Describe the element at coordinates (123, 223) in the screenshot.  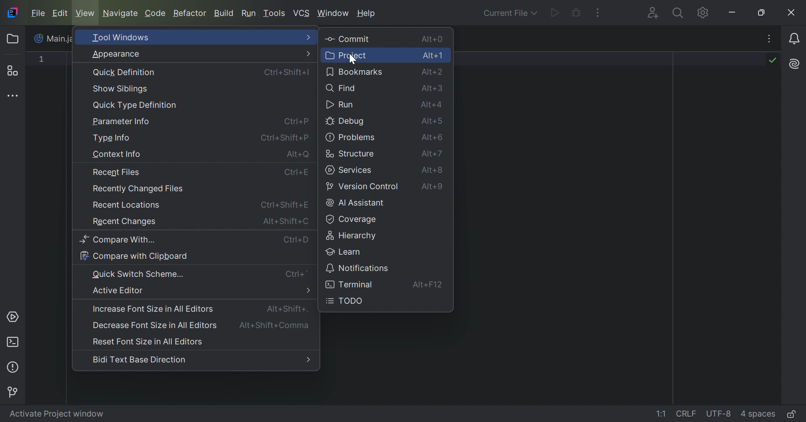
I see `Recent Changes` at that location.